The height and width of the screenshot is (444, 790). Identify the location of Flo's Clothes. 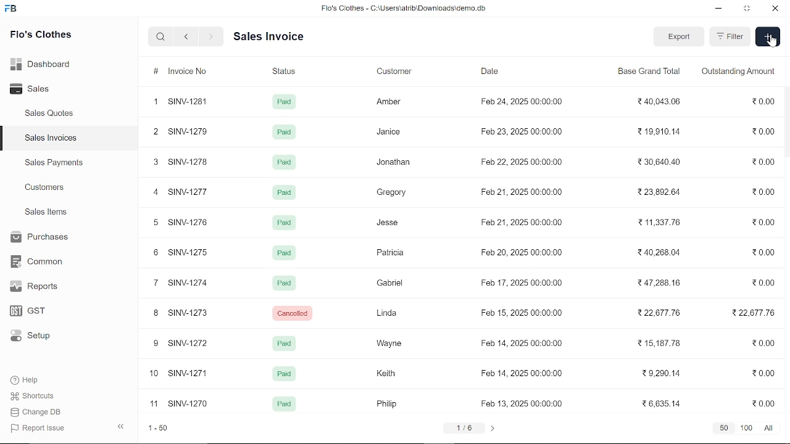
(39, 36).